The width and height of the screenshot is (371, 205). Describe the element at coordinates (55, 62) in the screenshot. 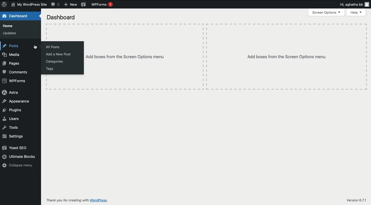

I see `Categories` at that location.